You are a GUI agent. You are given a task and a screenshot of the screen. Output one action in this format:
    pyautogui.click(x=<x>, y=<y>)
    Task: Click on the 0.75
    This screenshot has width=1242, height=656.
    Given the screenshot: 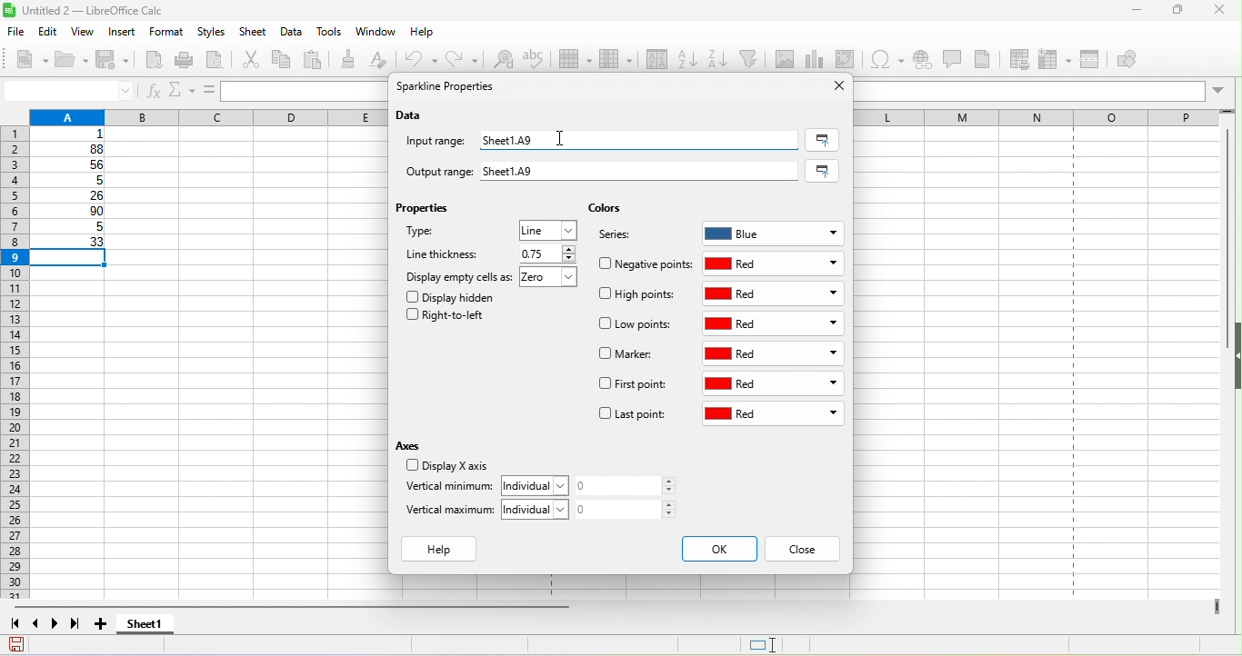 What is the action you would take?
    pyautogui.click(x=546, y=253)
    